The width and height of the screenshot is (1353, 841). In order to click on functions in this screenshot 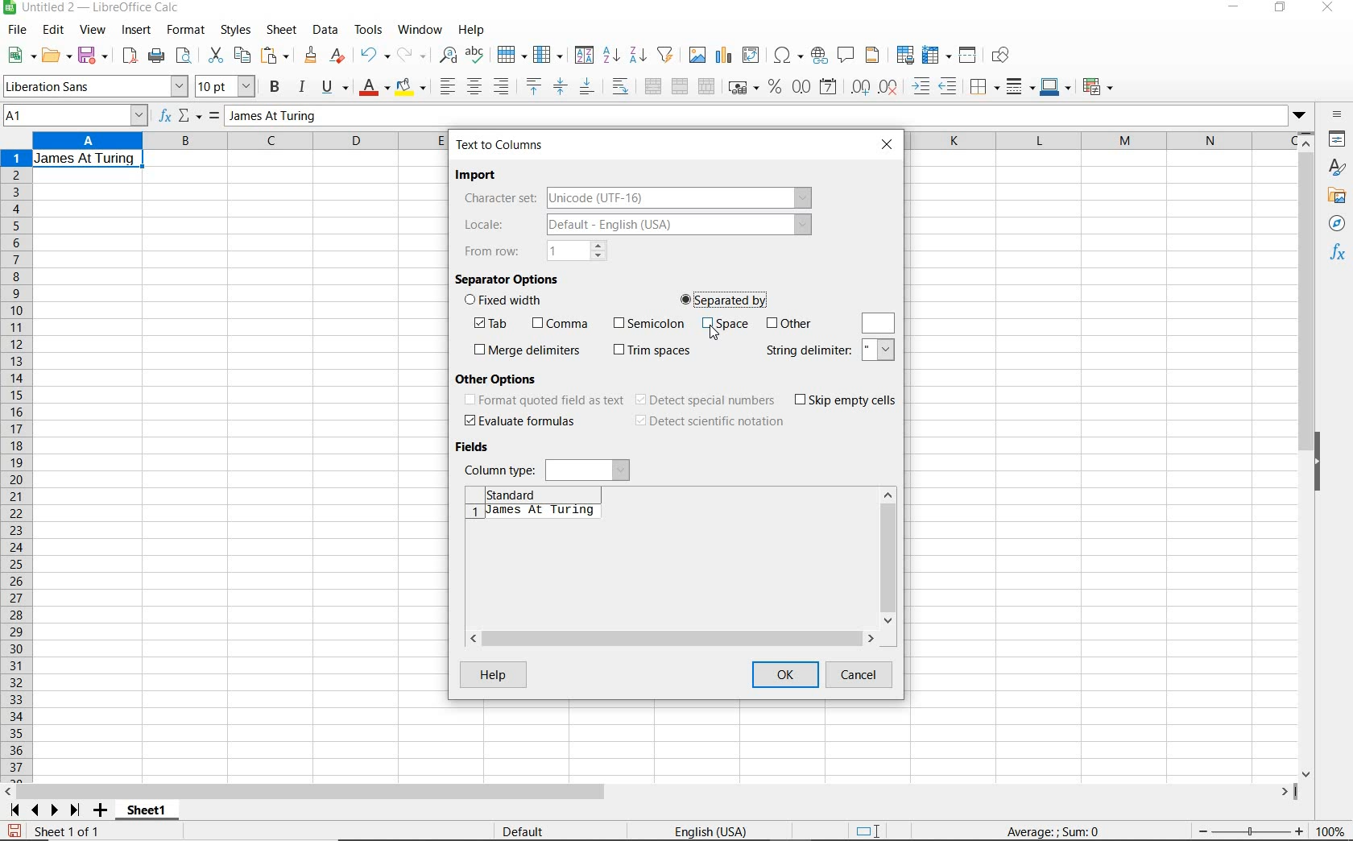, I will do `click(1339, 254)`.